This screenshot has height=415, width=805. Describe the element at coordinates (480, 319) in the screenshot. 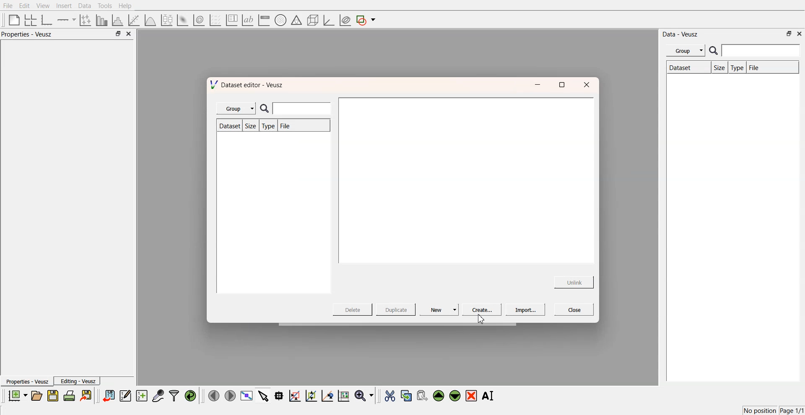

I see `cursor` at that location.